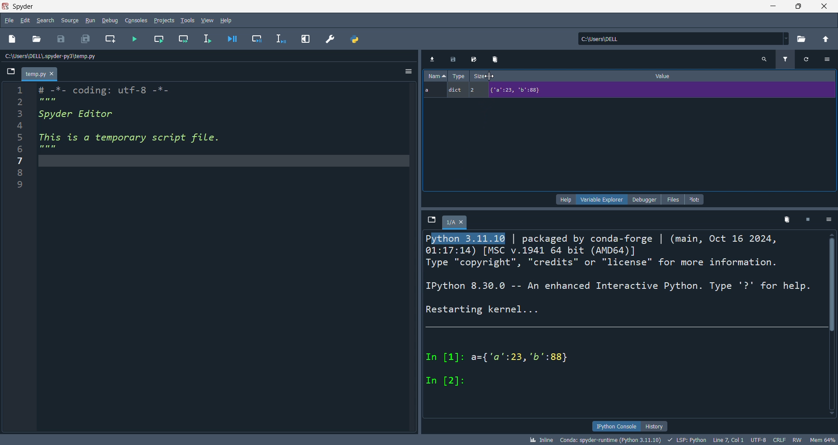  Describe the element at coordinates (156, 39) in the screenshot. I see `run cell` at that location.